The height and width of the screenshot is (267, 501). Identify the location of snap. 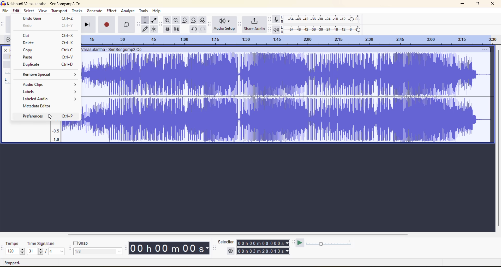
(97, 247).